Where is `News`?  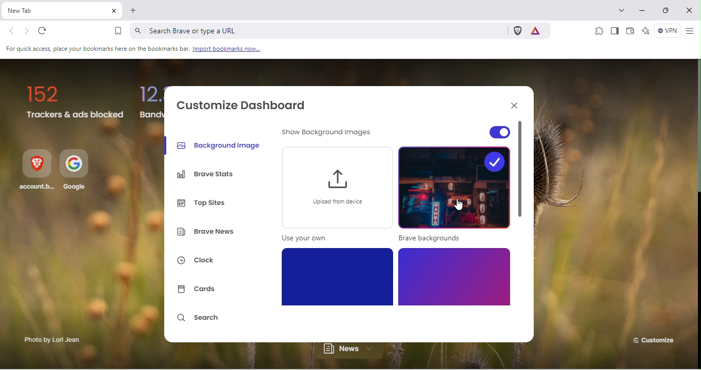 News is located at coordinates (354, 352).